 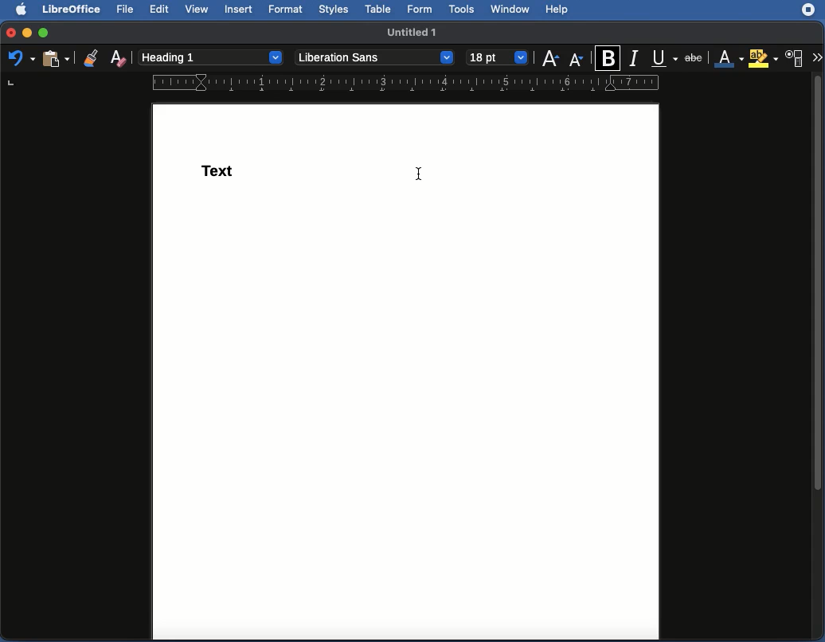 What do you see at coordinates (127, 10) in the screenshot?
I see `File` at bounding box center [127, 10].